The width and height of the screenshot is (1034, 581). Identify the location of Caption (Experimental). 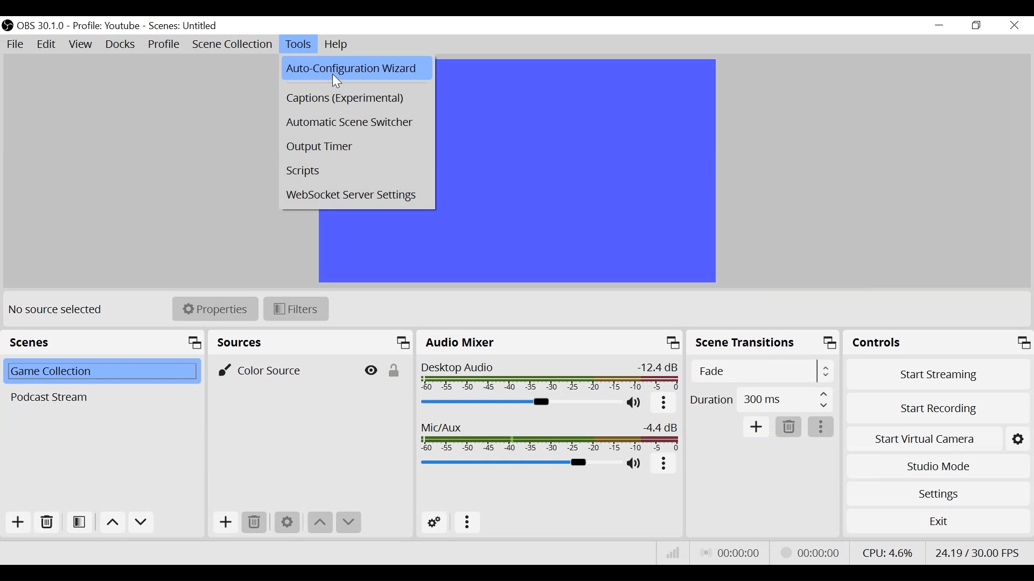
(354, 99).